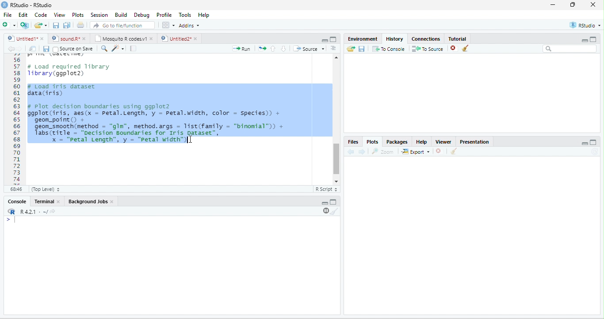  I want to click on Untitled2, so click(175, 38).